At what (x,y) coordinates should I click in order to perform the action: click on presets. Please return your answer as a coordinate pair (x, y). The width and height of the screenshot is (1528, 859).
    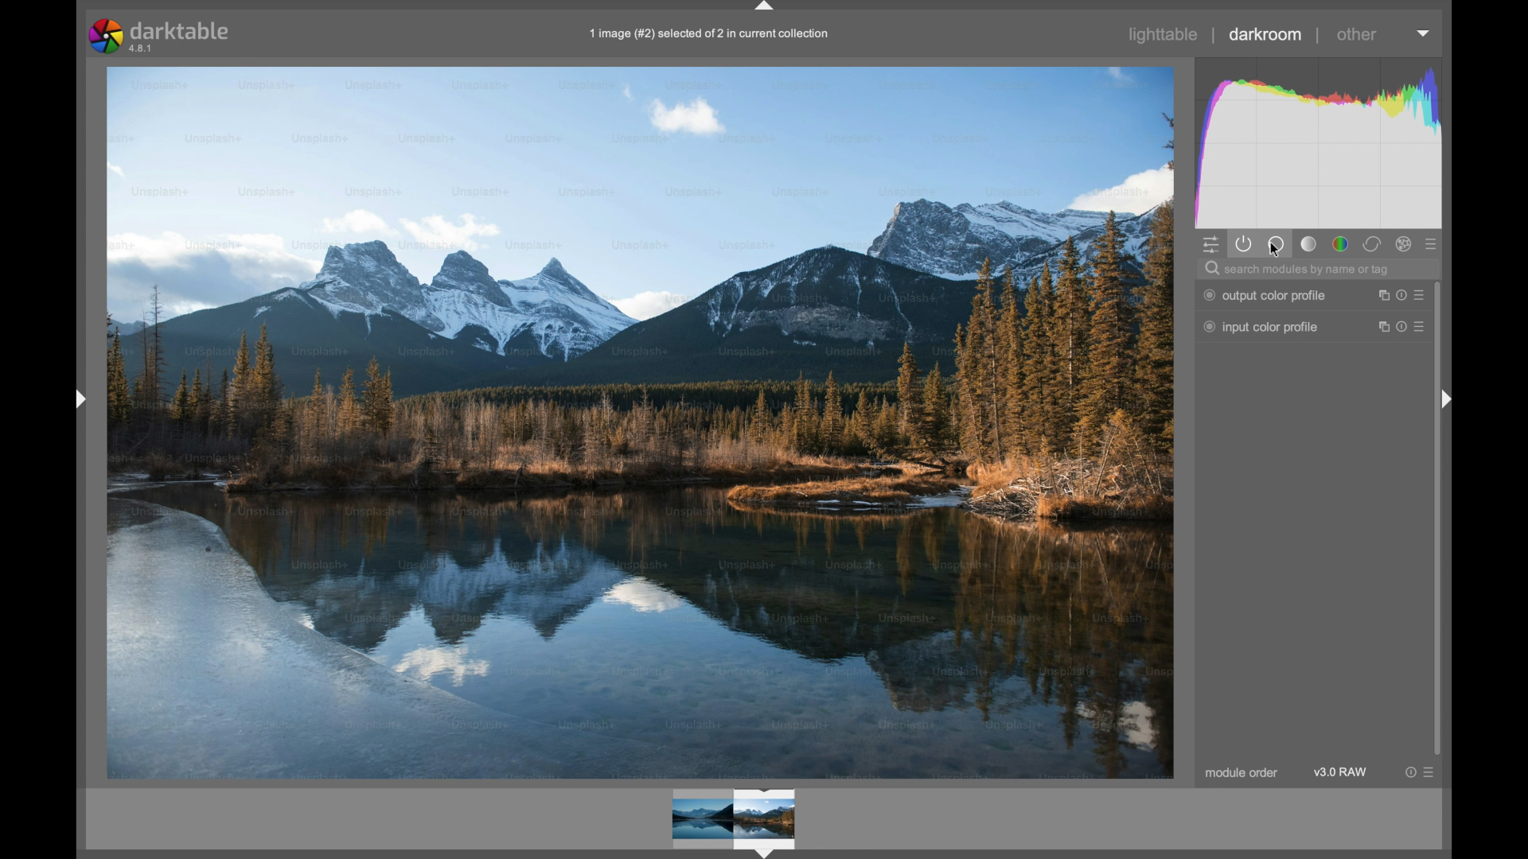
    Looking at the image, I should click on (1432, 246).